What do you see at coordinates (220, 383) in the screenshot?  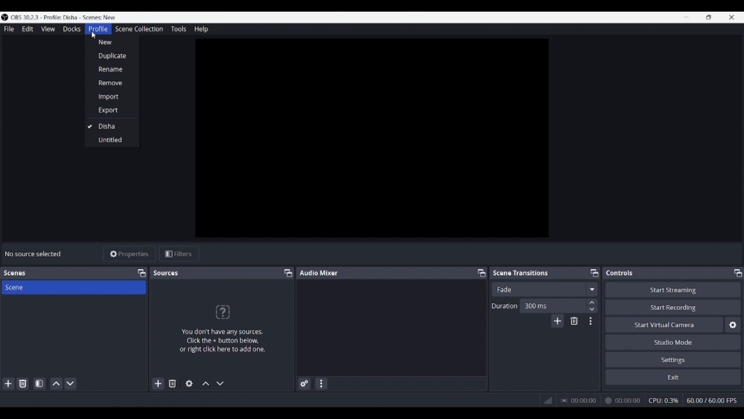 I see `Move source down` at bounding box center [220, 383].